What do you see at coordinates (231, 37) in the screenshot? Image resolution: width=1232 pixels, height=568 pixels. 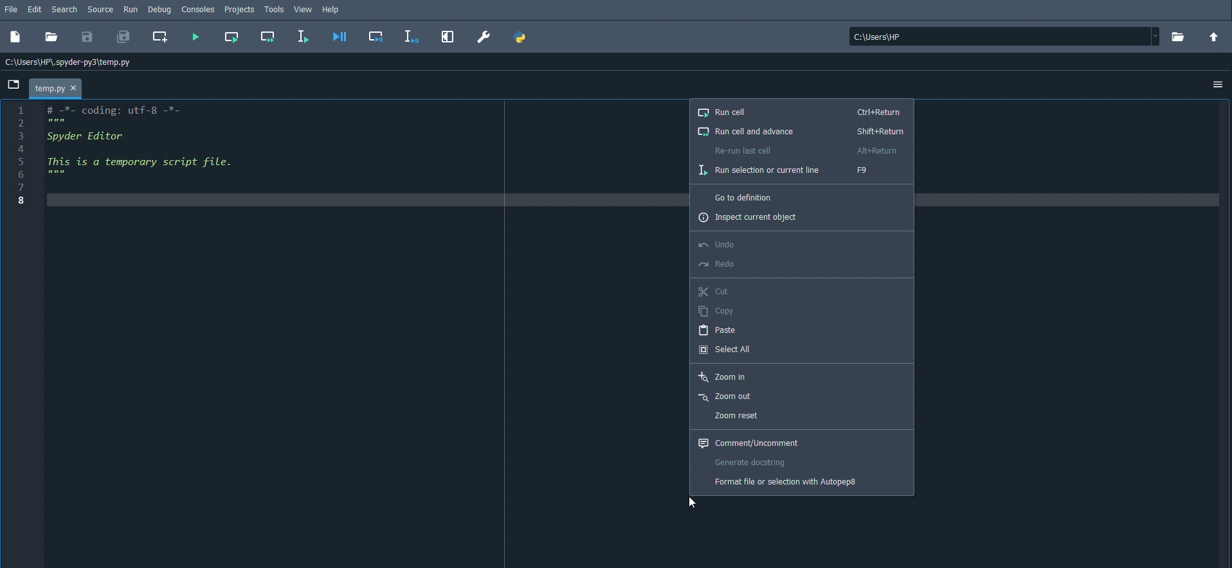 I see `Run current cell` at bounding box center [231, 37].